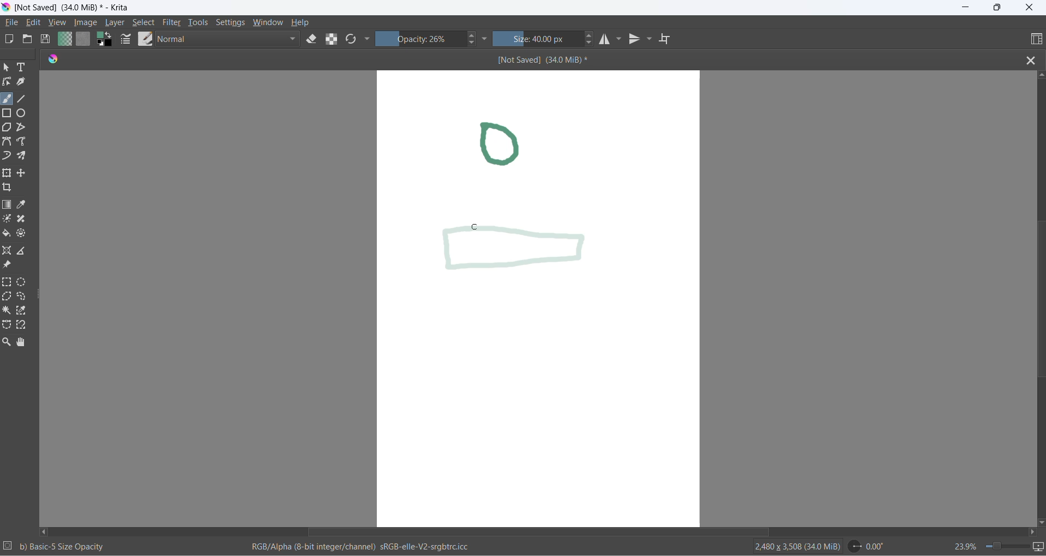 The height and width of the screenshot is (556, 1046). What do you see at coordinates (1005, 547) in the screenshot?
I see `zoom slider` at bounding box center [1005, 547].